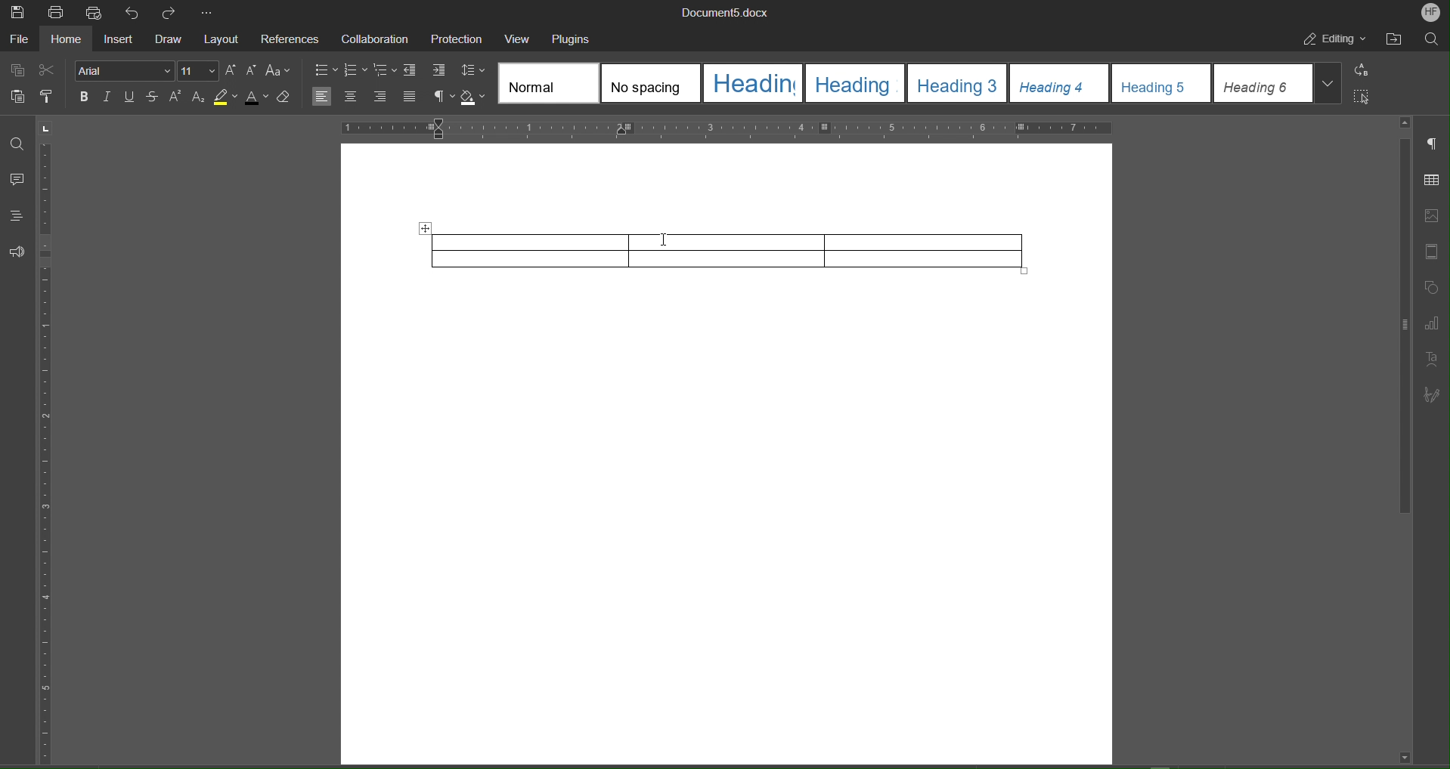 This screenshot has height=769, width=1450. I want to click on Increase Size, so click(231, 71).